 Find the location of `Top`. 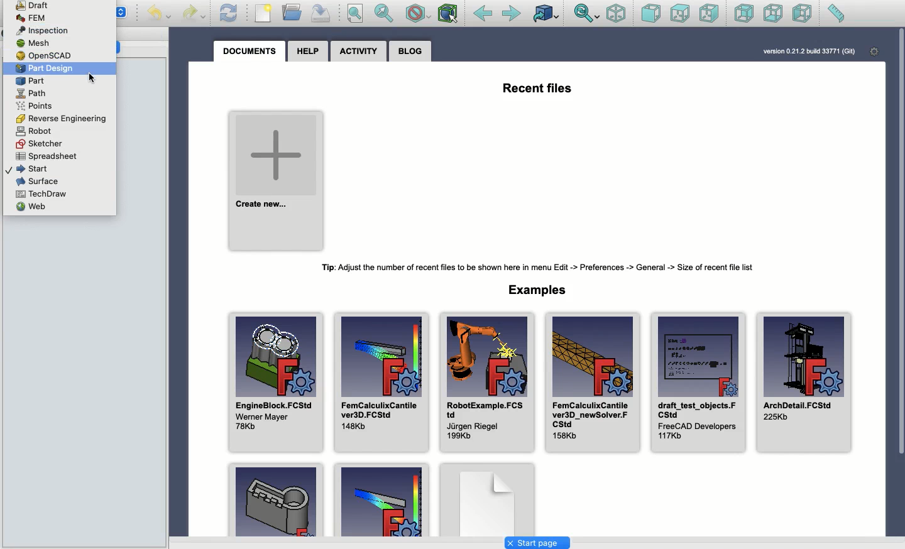

Top is located at coordinates (679, 14).